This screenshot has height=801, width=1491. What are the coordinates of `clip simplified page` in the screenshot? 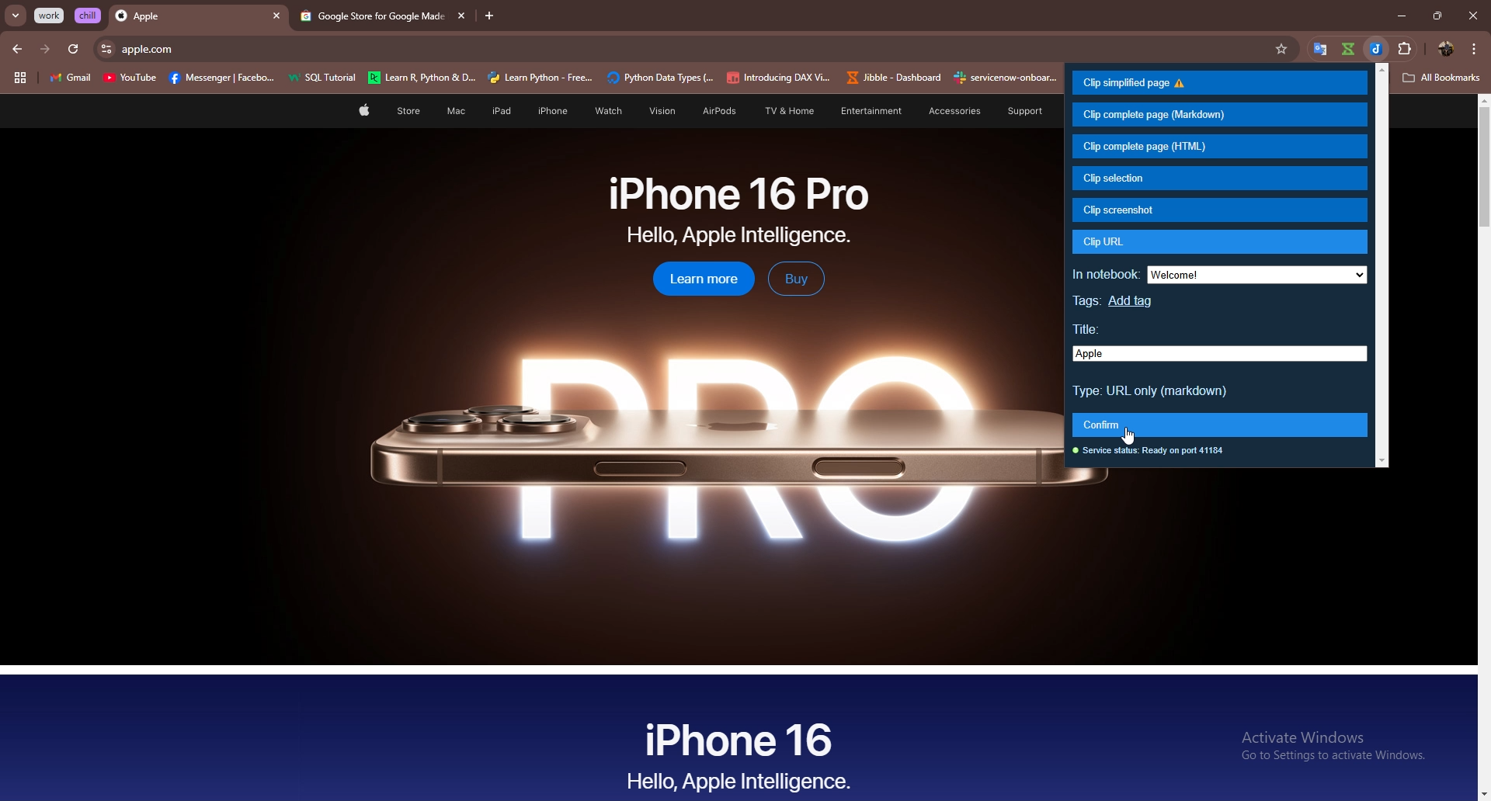 It's located at (1218, 83).